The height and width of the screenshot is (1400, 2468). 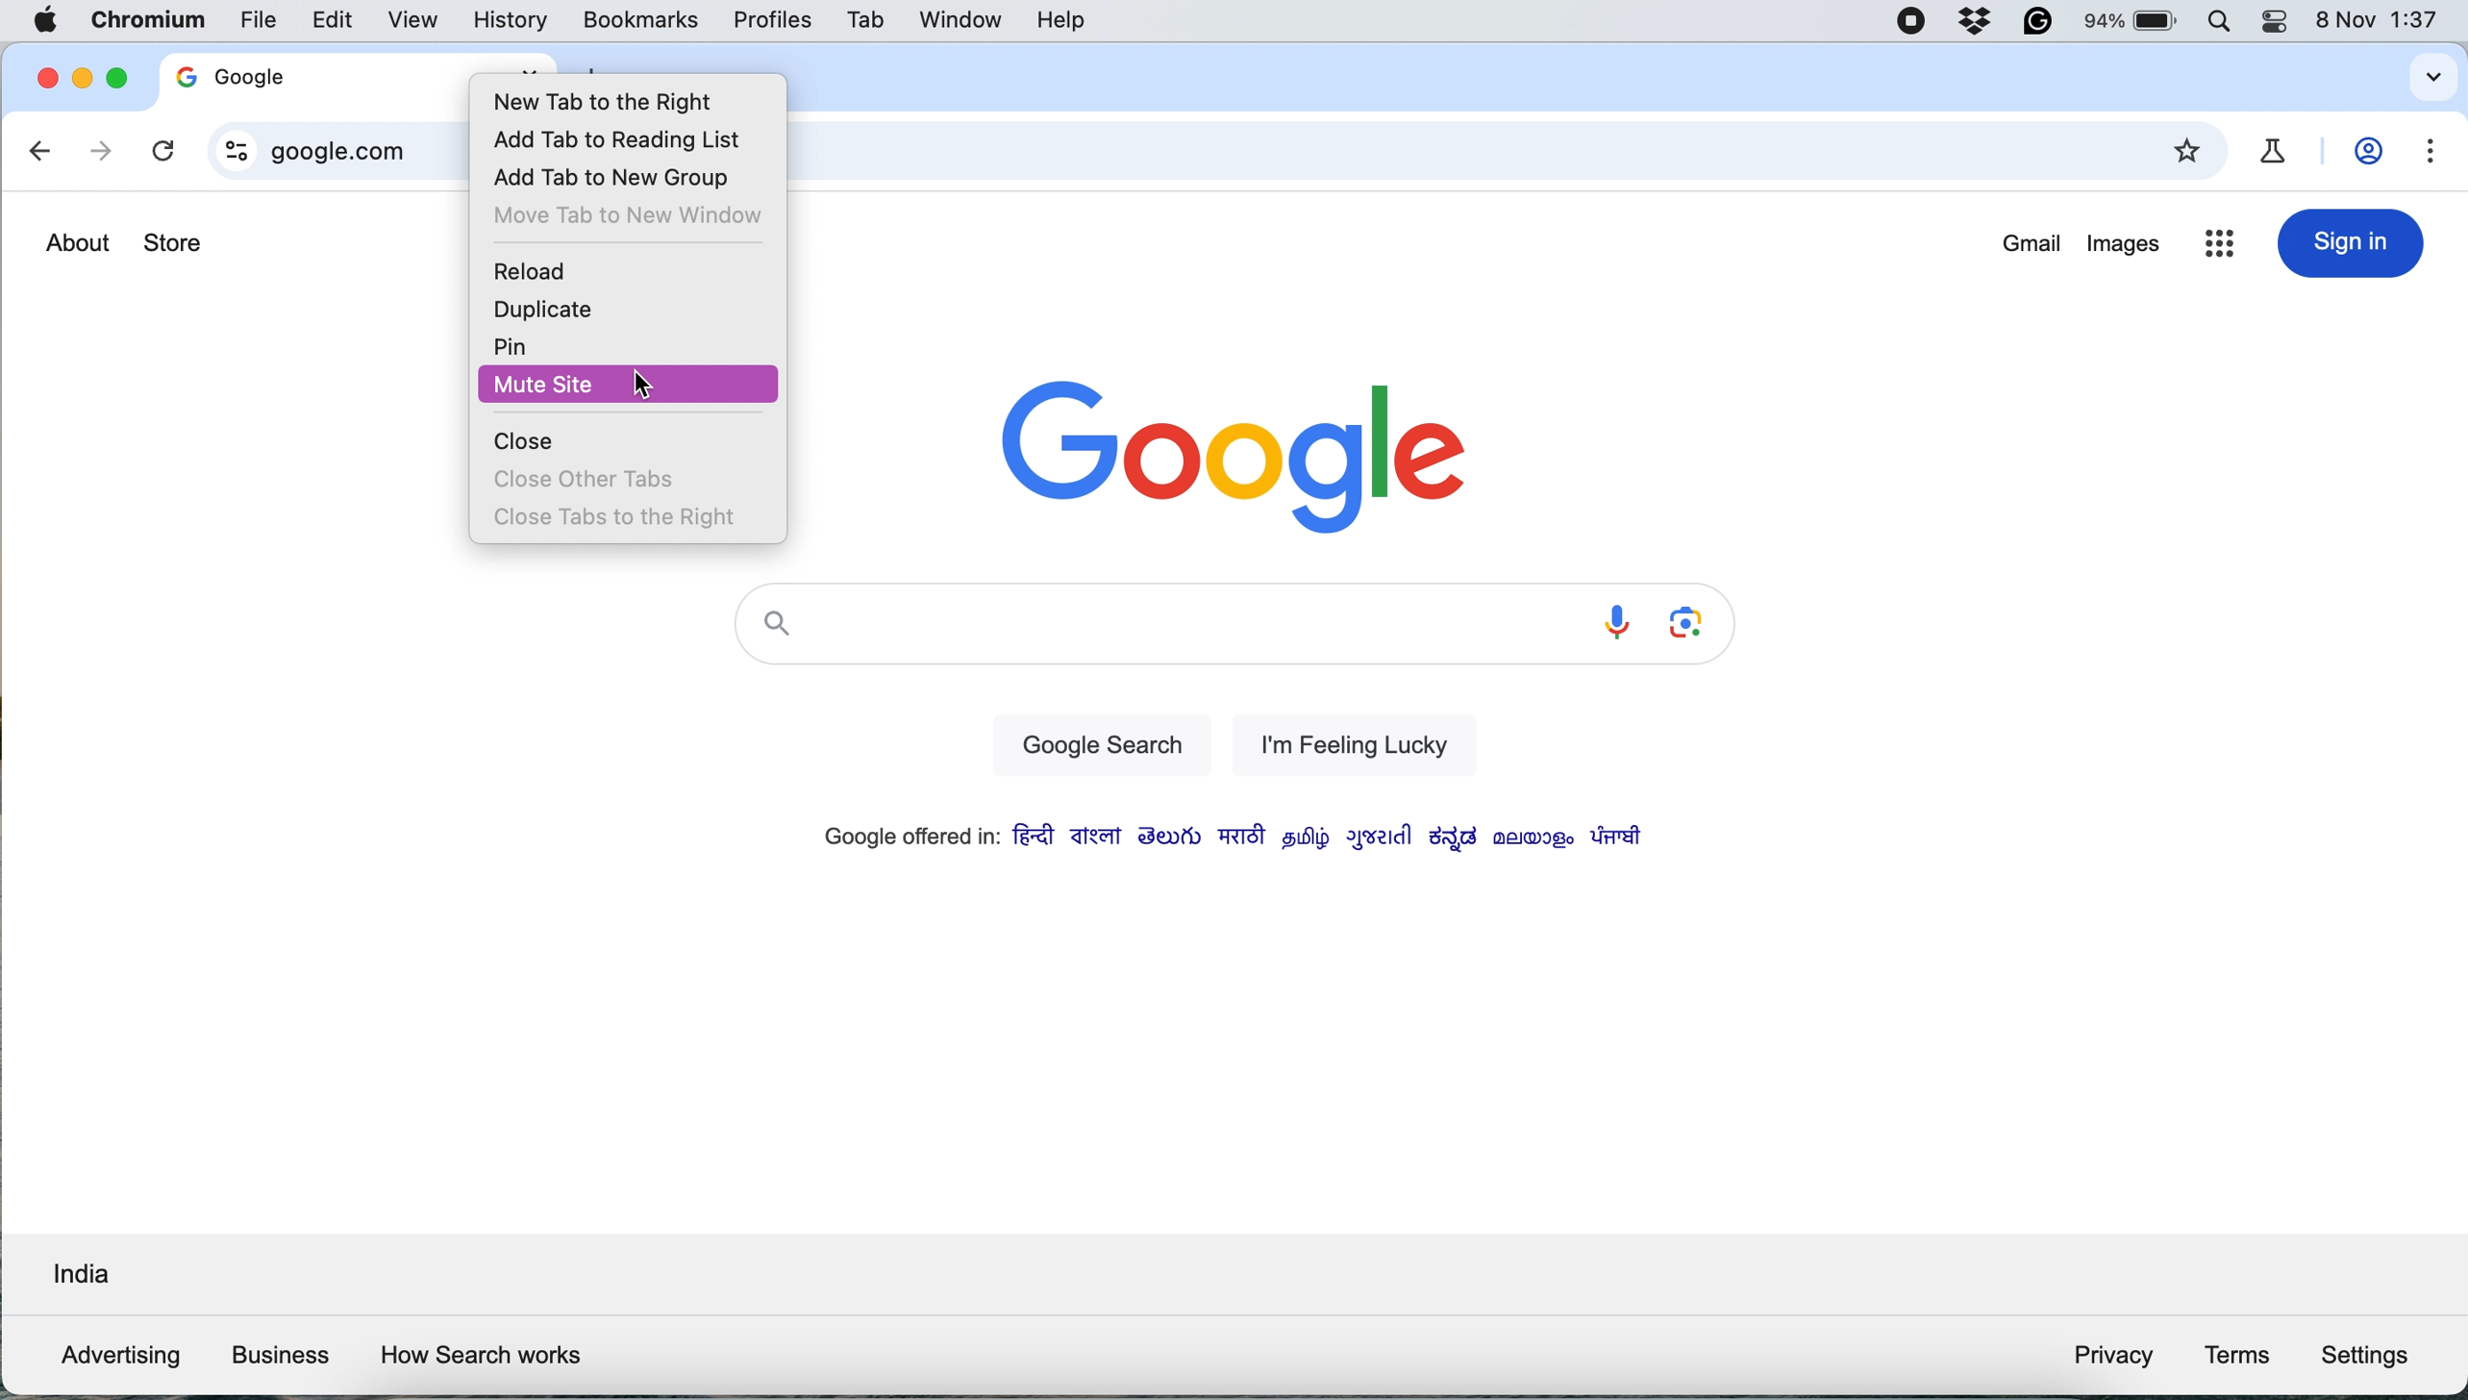 I want to click on i'm feeling lucky, so click(x=1344, y=743).